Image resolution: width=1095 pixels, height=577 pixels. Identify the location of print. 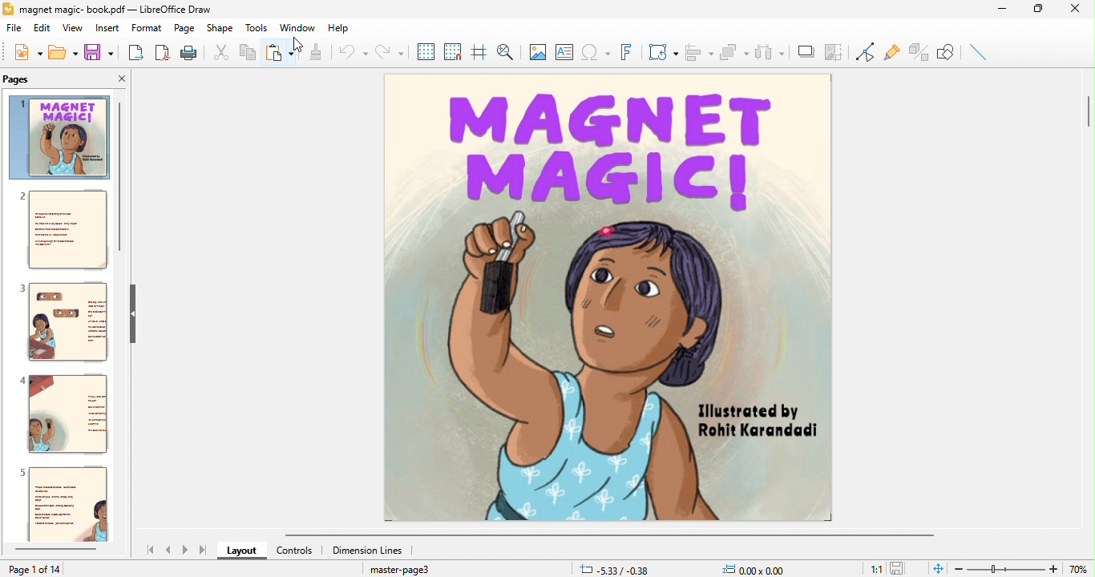
(191, 54).